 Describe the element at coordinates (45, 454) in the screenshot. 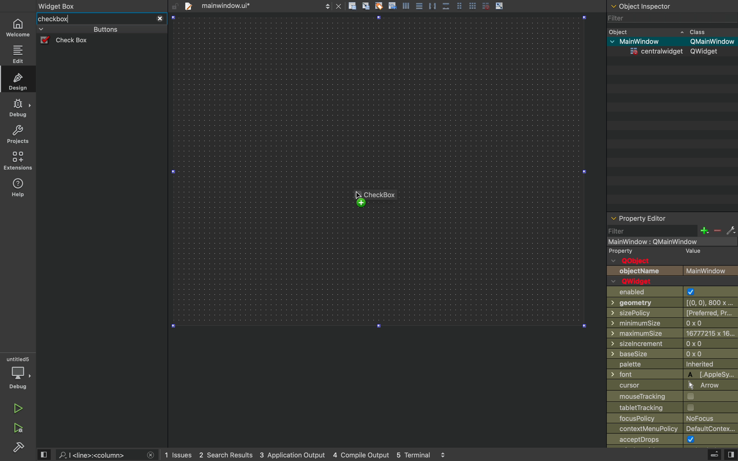

I see `view` at that location.